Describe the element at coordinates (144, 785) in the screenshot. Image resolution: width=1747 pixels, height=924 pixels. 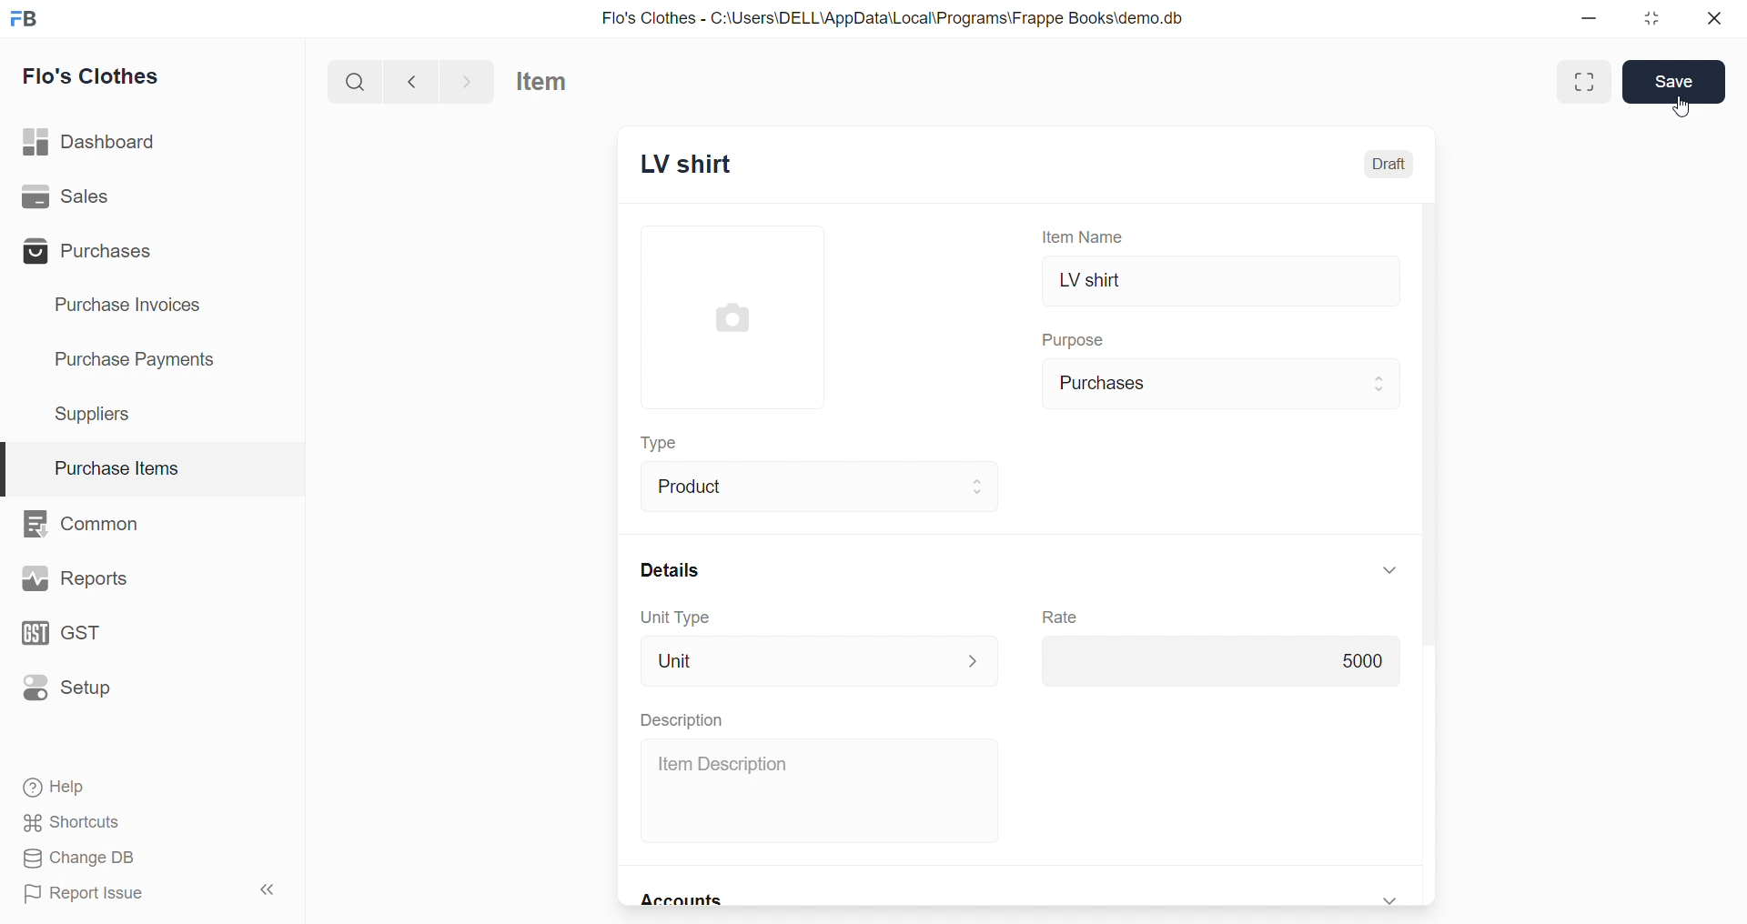
I see `Help` at that location.